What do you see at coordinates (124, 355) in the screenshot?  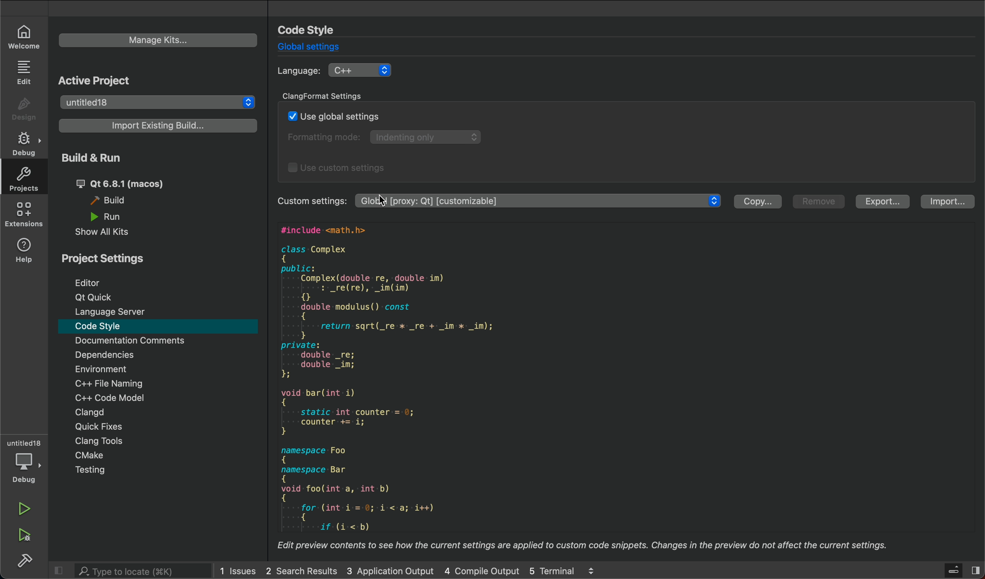 I see `Dependencies ` at bounding box center [124, 355].